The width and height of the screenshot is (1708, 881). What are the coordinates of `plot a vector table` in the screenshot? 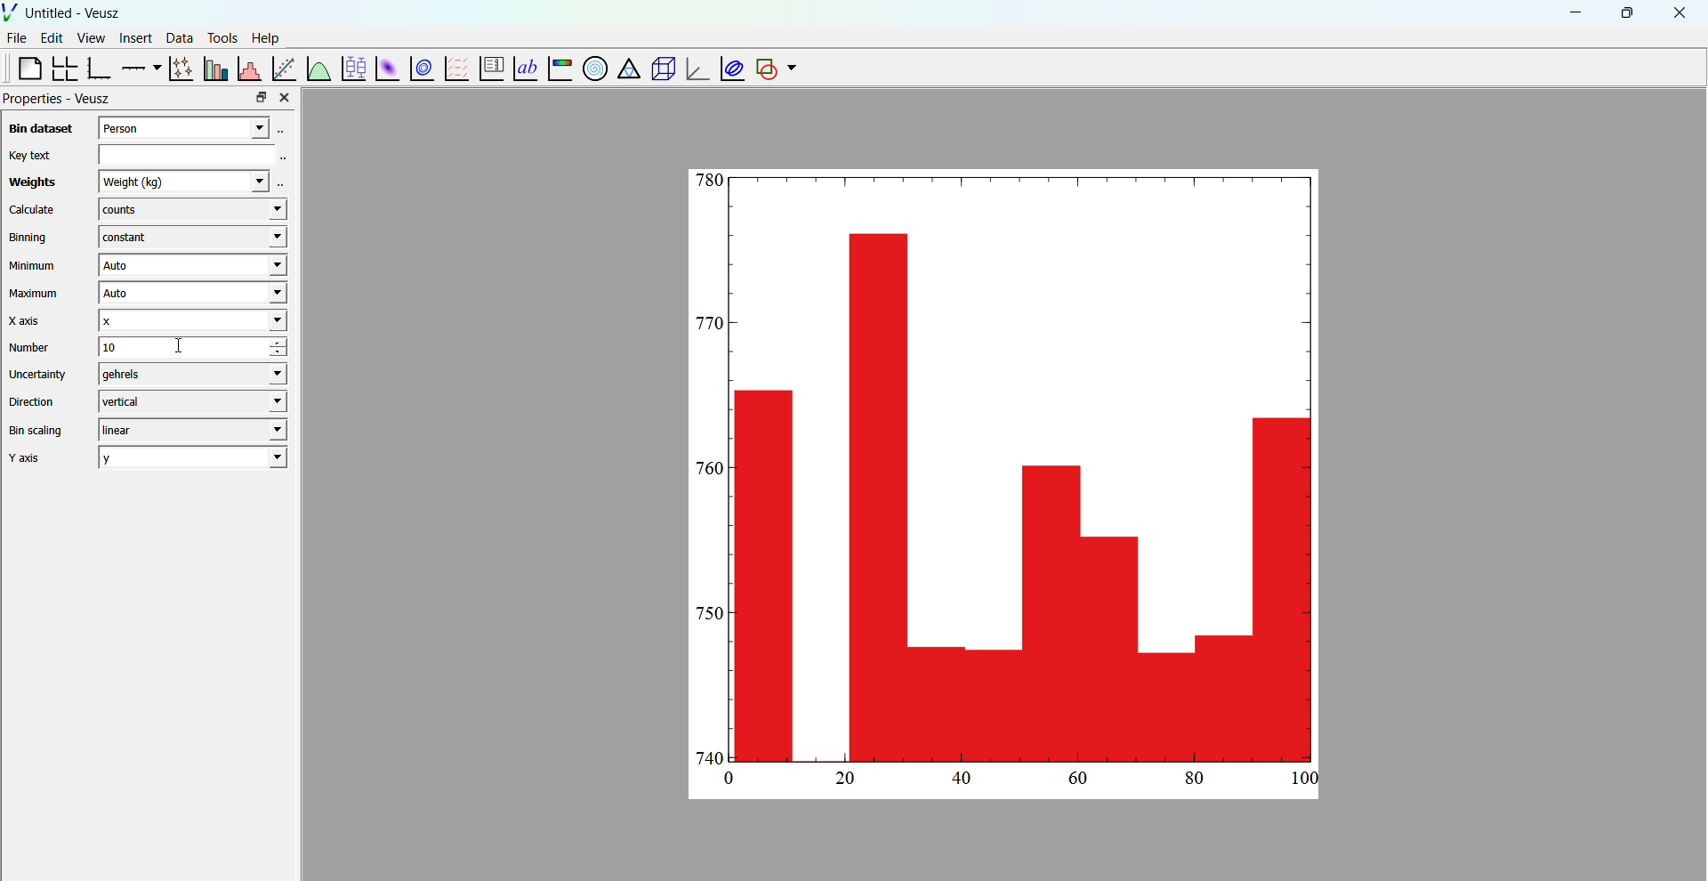 It's located at (455, 68).